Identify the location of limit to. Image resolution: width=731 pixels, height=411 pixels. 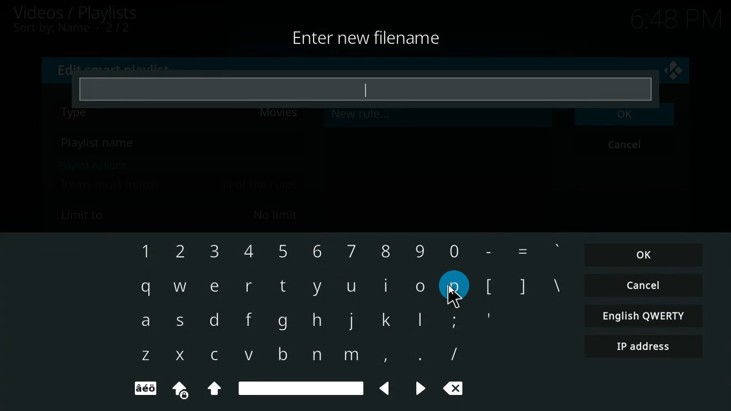
(181, 214).